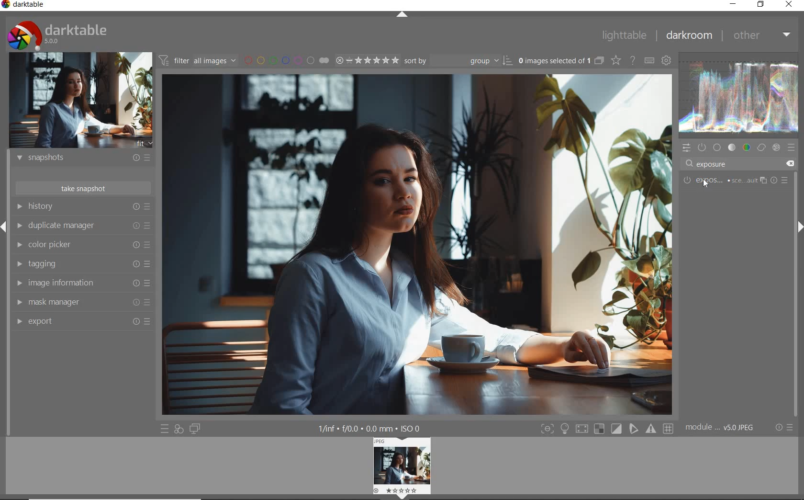 This screenshot has width=804, height=500. What do you see at coordinates (84, 264) in the screenshot?
I see `tagging` at bounding box center [84, 264].